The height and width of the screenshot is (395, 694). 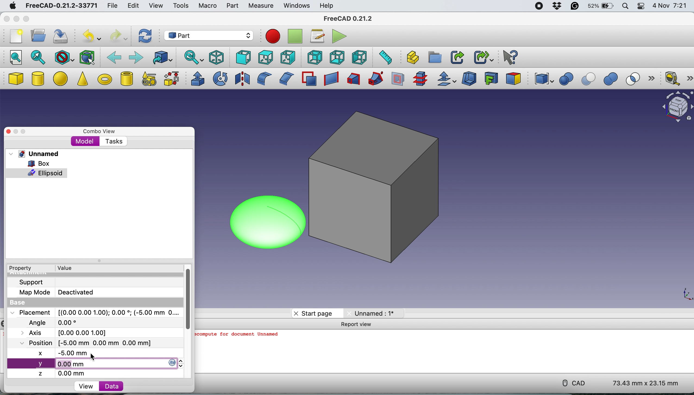 What do you see at coordinates (556, 6) in the screenshot?
I see `dropbox` at bounding box center [556, 6].